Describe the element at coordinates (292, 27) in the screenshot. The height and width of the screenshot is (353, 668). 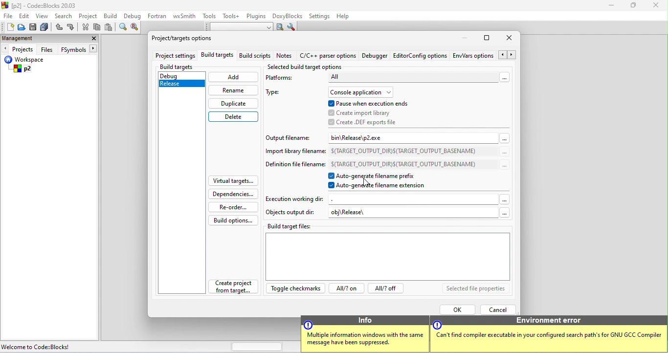
I see `show option window` at that location.